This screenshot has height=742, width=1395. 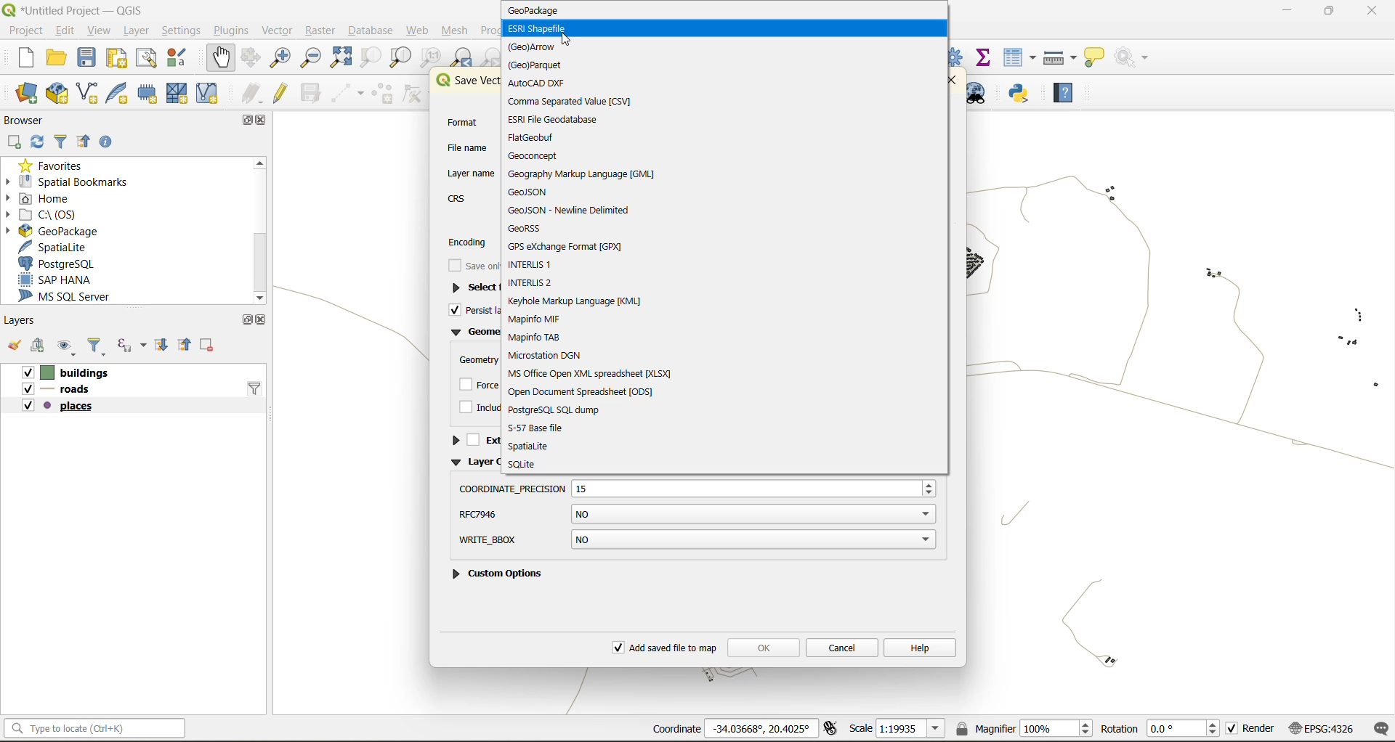 What do you see at coordinates (1289, 13) in the screenshot?
I see `minimize` at bounding box center [1289, 13].